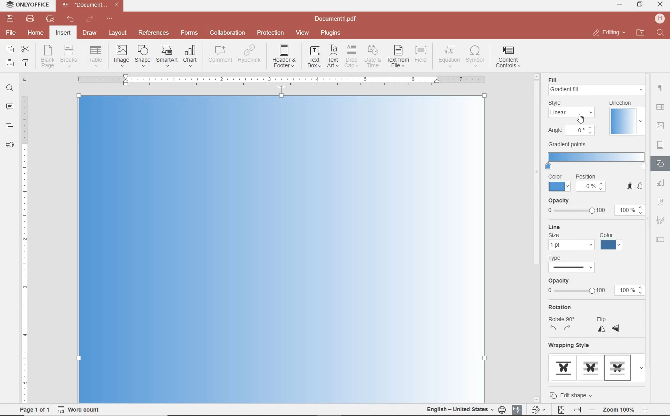 Image resolution: width=670 pixels, height=416 pixels. Describe the element at coordinates (119, 33) in the screenshot. I see `layout` at that location.